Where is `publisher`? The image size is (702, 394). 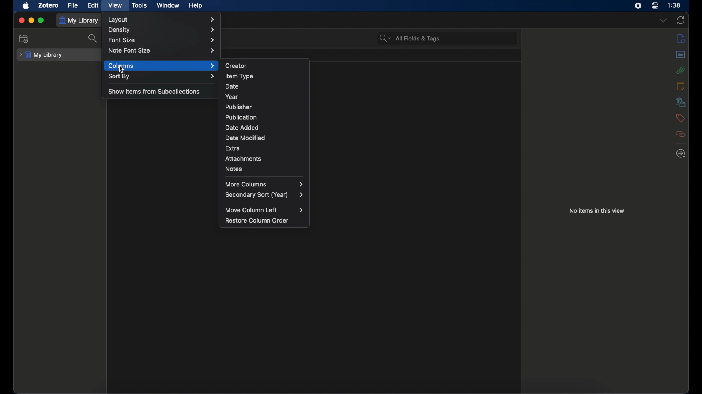
publisher is located at coordinates (239, 107).